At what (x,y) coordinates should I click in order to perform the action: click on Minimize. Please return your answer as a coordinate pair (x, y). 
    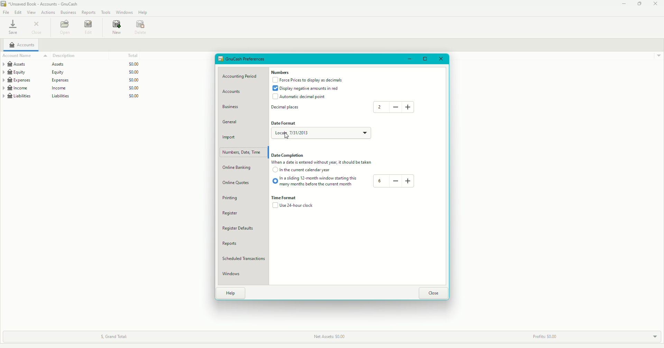
    Looking at the image, I should click on (622, 4).